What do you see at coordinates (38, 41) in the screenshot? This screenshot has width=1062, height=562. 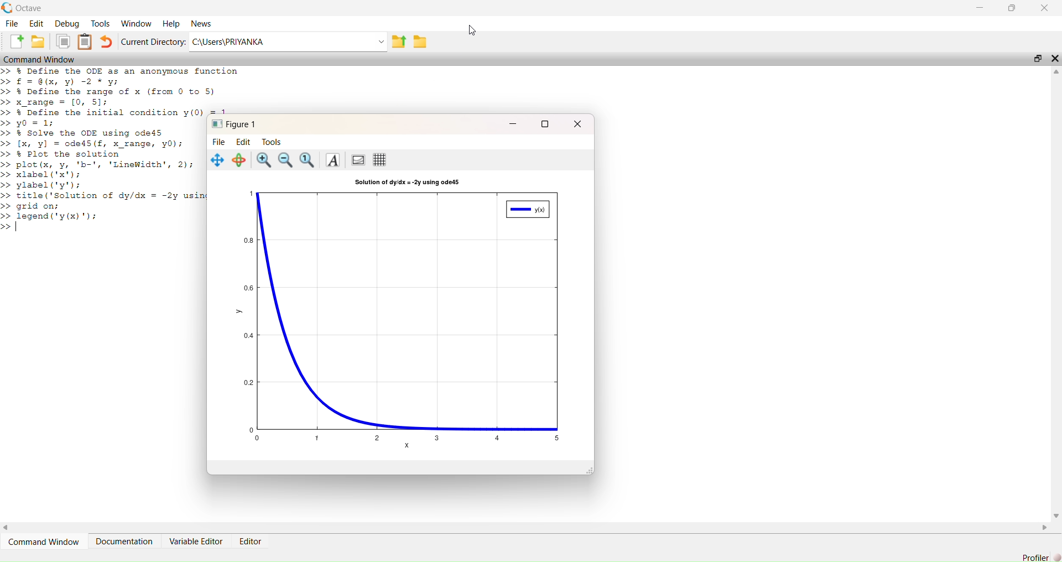 I see `Open an existing file in editor` at bounding box center [38, 41].